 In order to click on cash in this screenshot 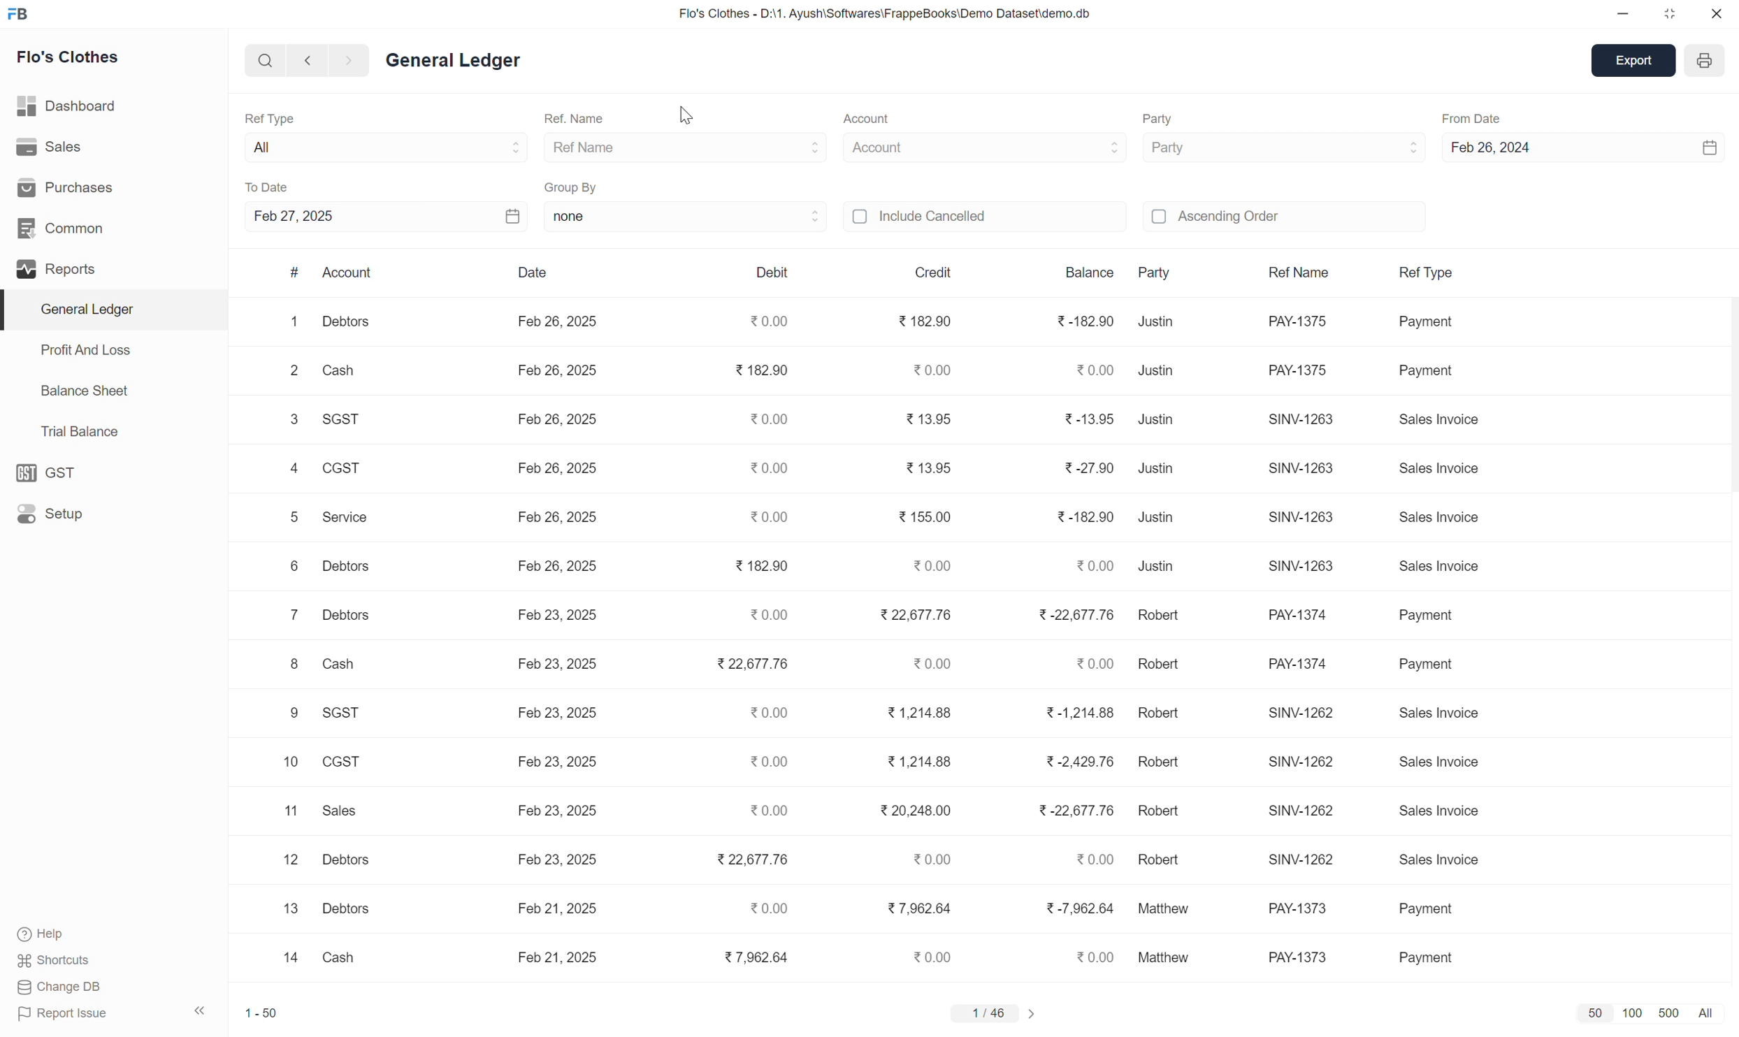, I will do `click(342, 665)`.